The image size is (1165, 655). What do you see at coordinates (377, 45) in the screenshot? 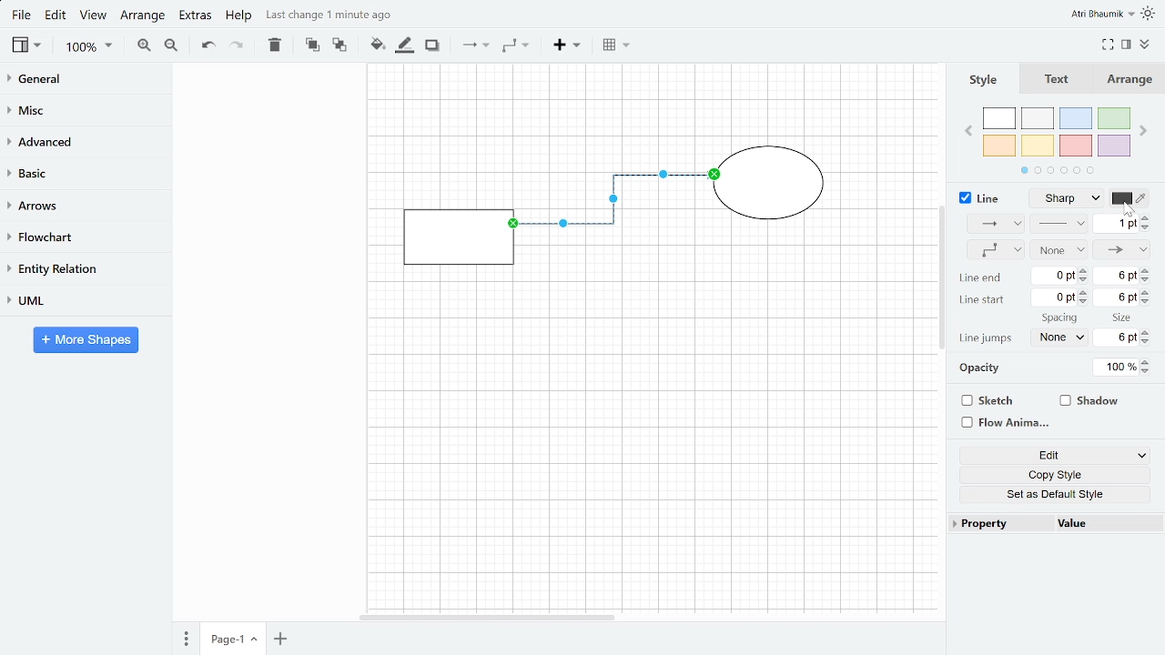
I see `Fill color` at bounding box center [377, 45].